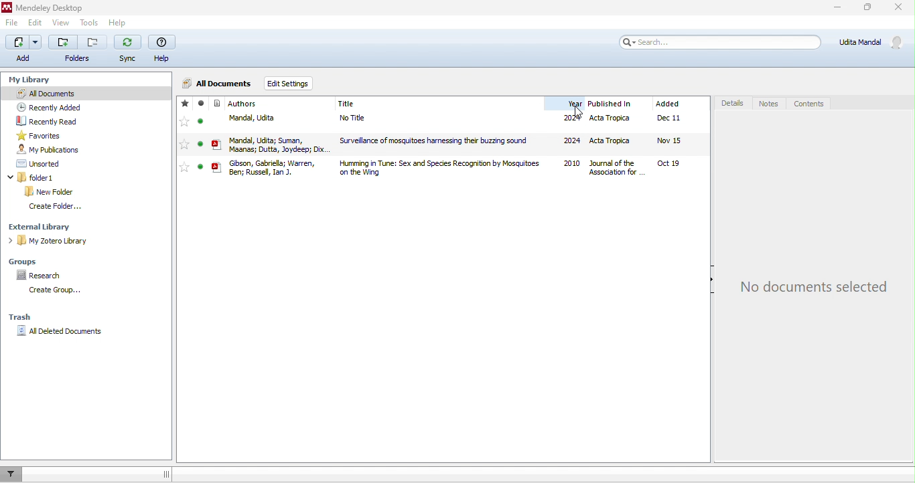 This screenshot has height=483, width=915. What do you see at coordinates (768, 104) in the screenshot?
I see `notes` at bounding box center [768, 104].